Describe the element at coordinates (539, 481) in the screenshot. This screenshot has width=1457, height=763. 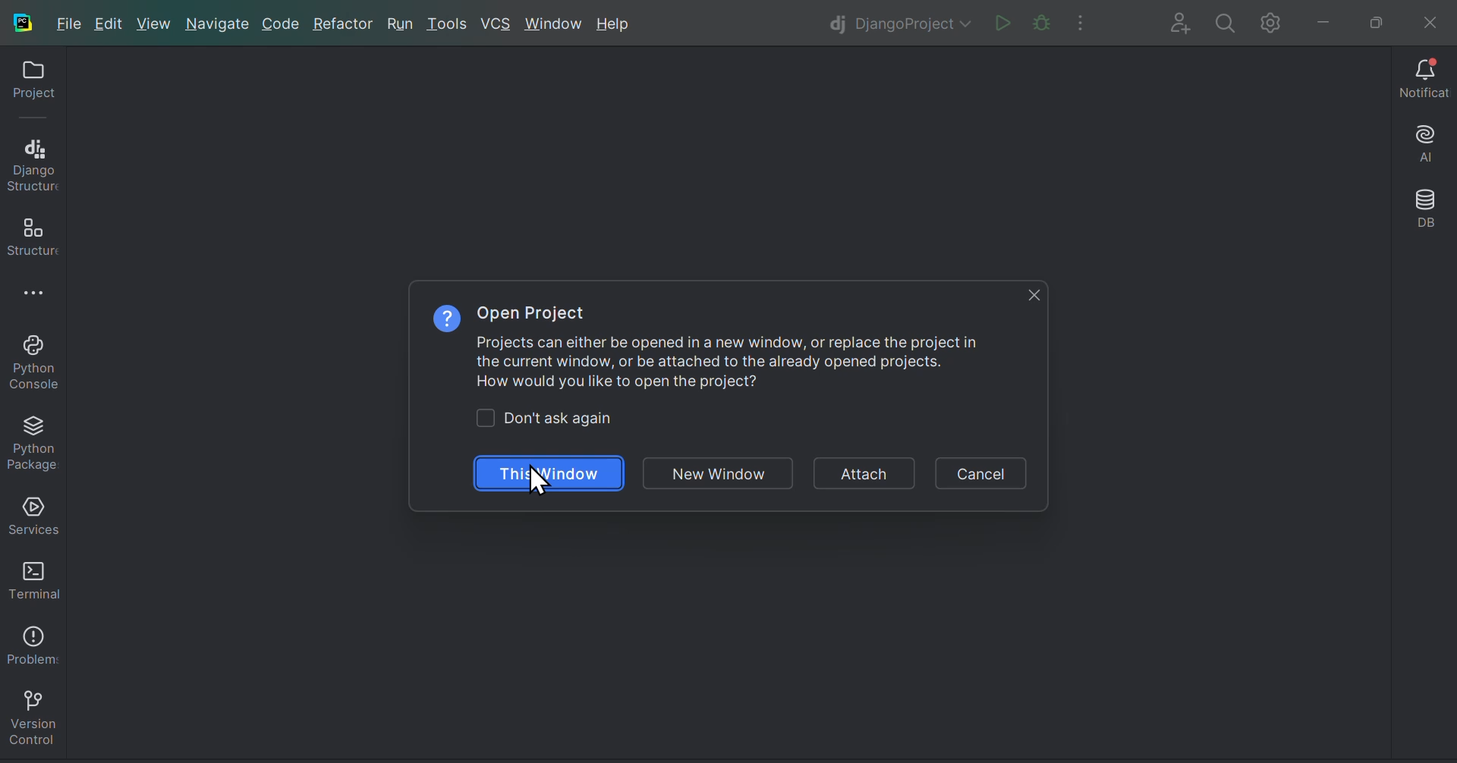
I see `cursor` at that location.